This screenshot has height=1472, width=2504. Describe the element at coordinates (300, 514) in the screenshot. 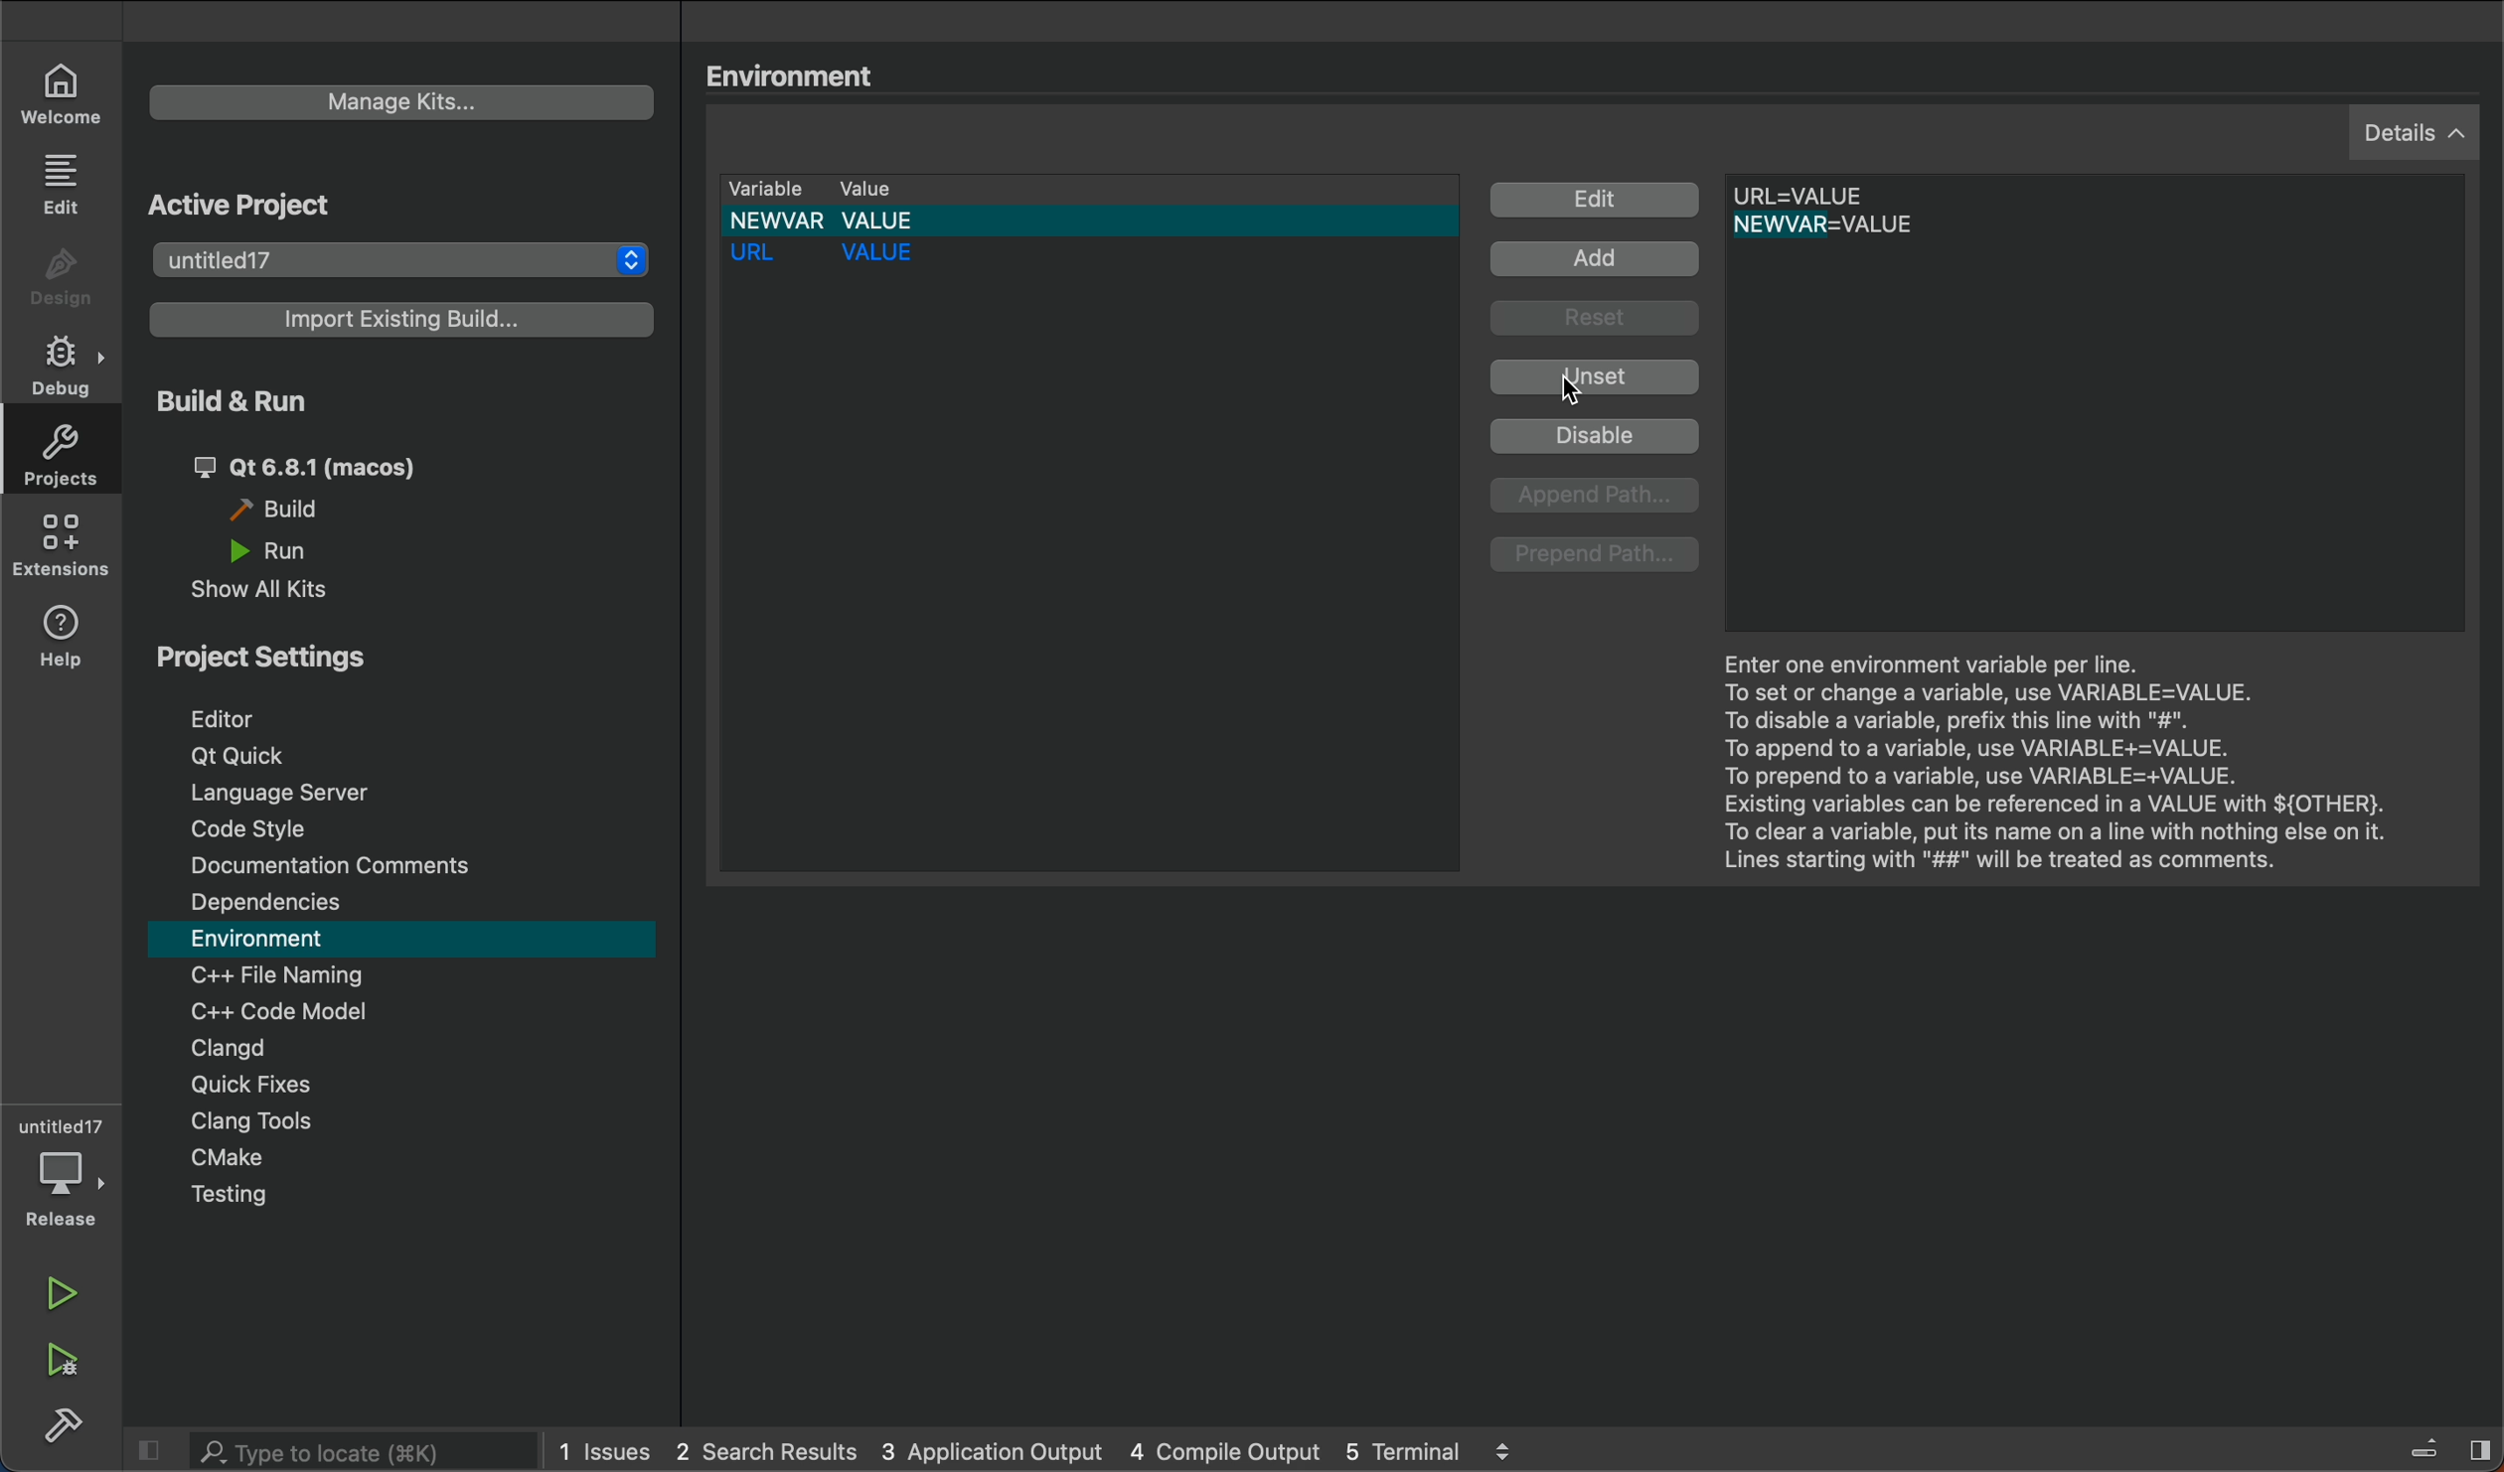

I see `build` at that location.